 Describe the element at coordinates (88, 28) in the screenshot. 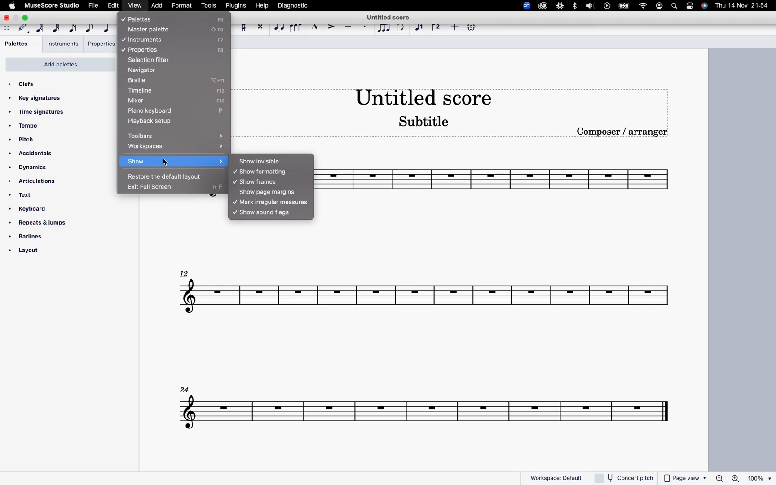

I see `eight note` at that location.